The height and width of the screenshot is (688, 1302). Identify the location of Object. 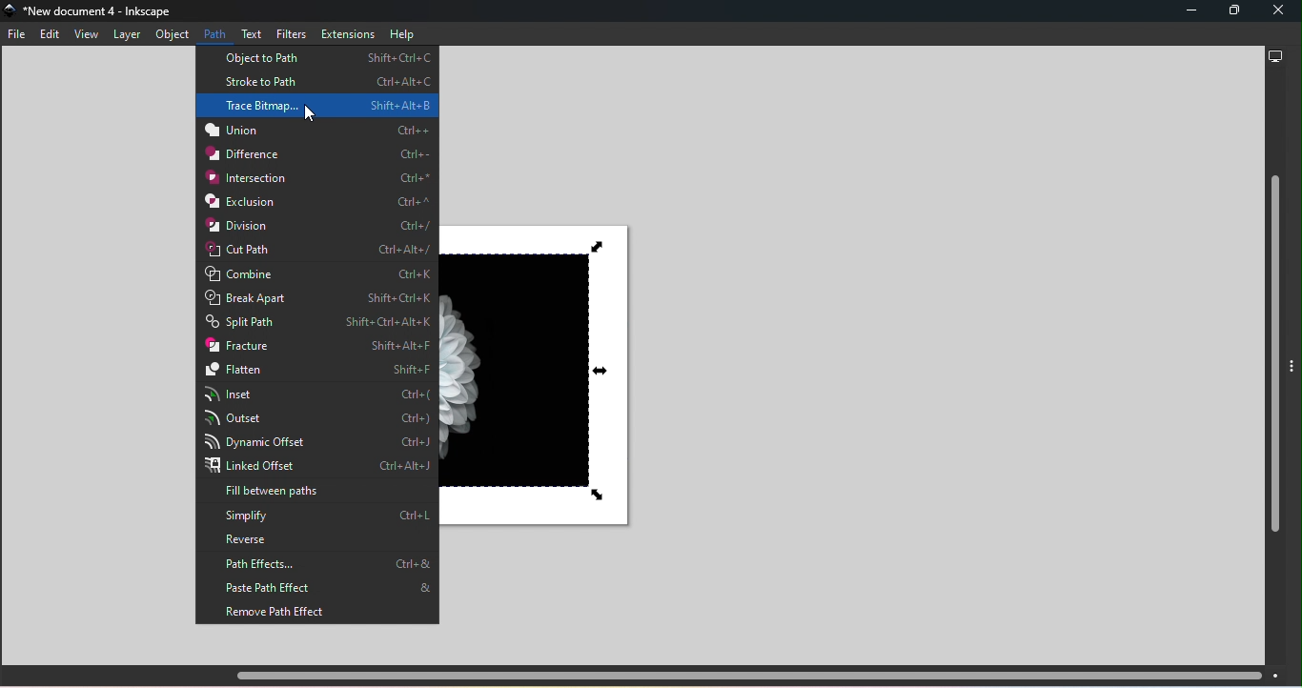
(174, 36).